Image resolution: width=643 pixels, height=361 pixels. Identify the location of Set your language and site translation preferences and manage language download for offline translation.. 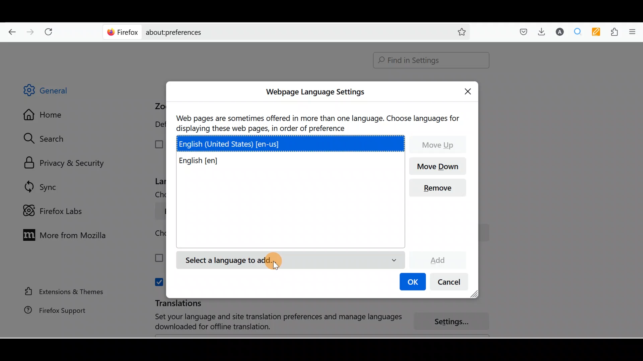
(272, 322).